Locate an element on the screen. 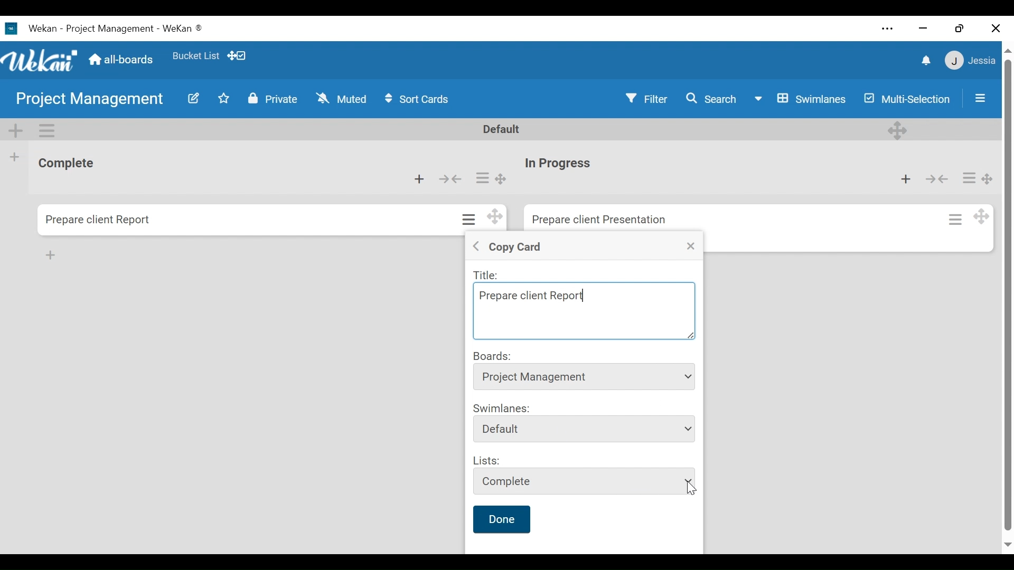 The image size is (1014, 570). Sort Cards is located at coordinates (417, 99).